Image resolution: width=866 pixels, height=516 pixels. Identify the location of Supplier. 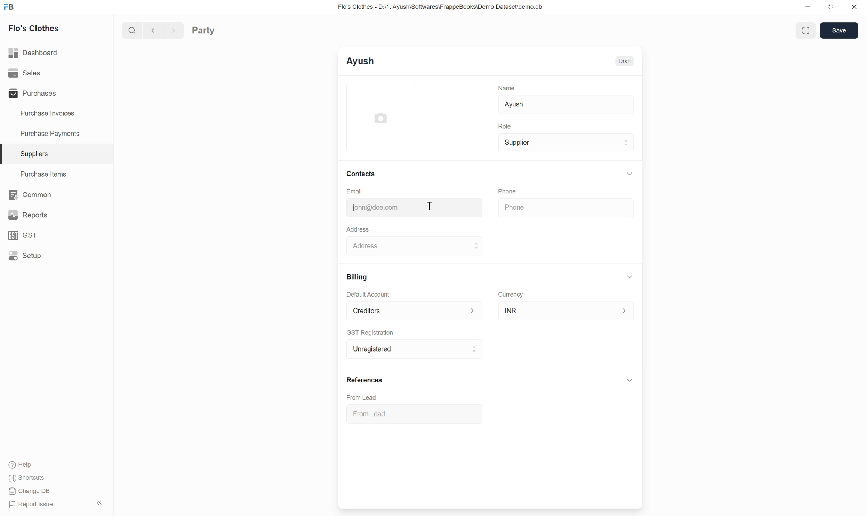
(566, 143).